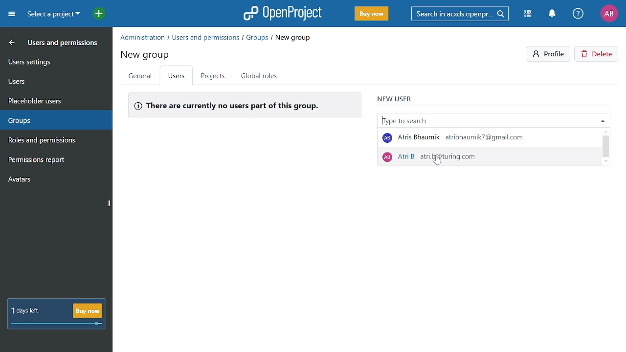 The image size is (626, 352). What do you see at coordinates (579, 14) in the screenshot?
I see `Help` at bounding box center [579, 14].